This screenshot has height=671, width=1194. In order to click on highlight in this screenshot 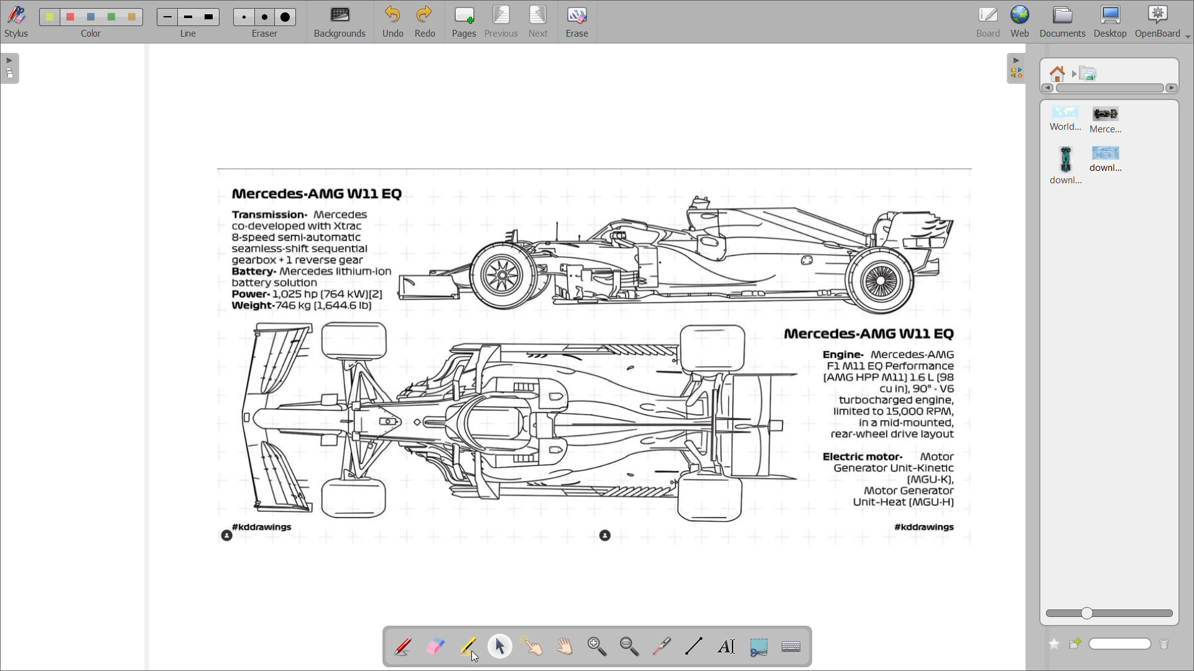, I will do `click(470, 646)`.